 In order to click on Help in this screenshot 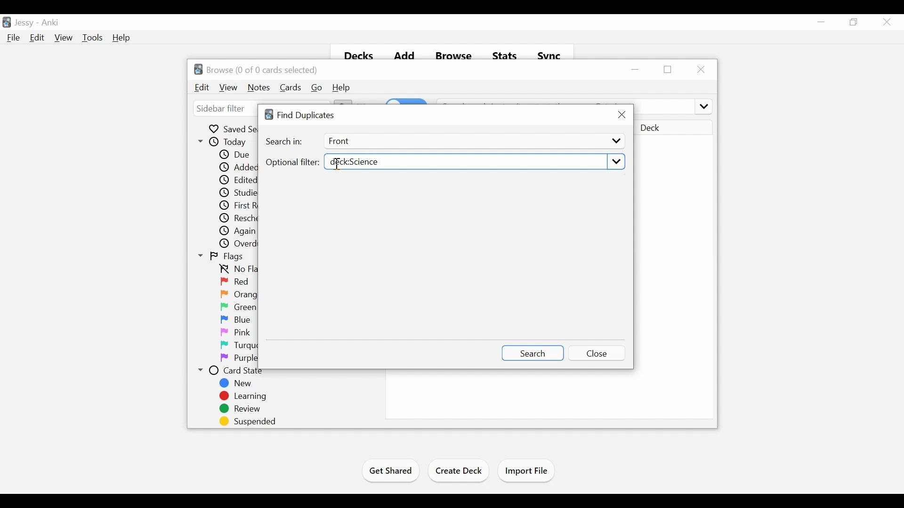, I will do `click(341, 88)`.